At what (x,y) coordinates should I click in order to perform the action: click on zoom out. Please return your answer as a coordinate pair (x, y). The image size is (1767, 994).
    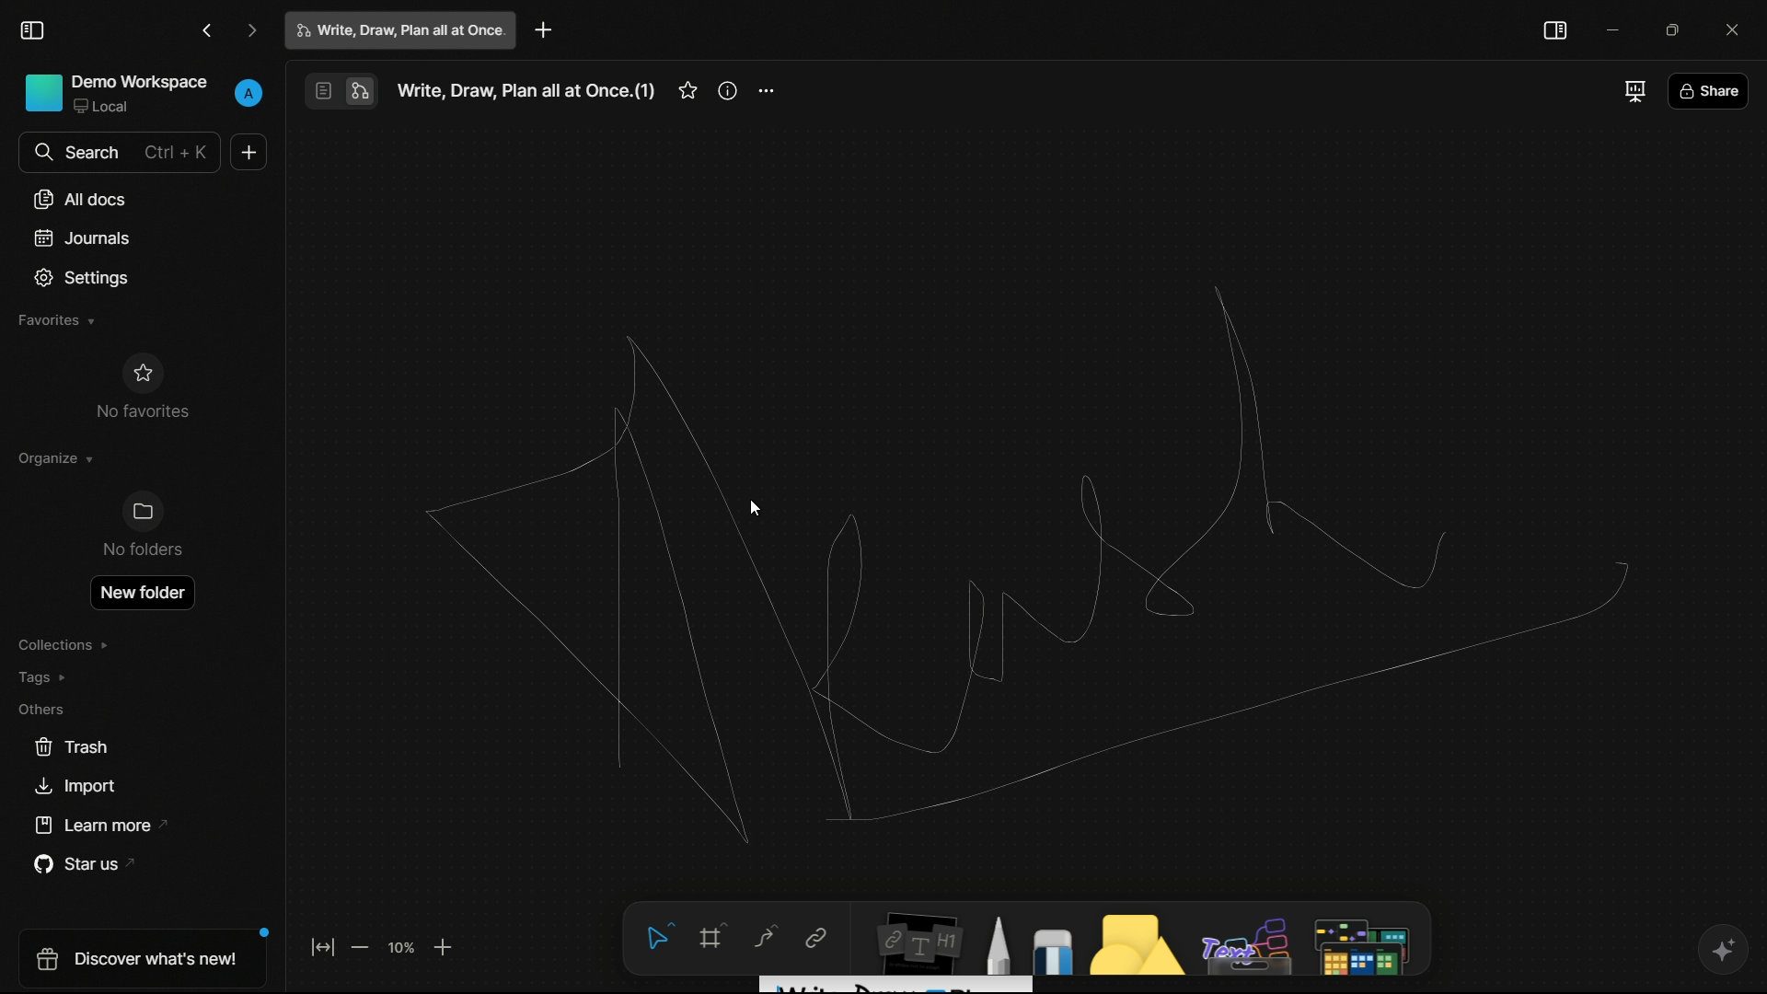
    Looking at the image, I should click on (360, 946).